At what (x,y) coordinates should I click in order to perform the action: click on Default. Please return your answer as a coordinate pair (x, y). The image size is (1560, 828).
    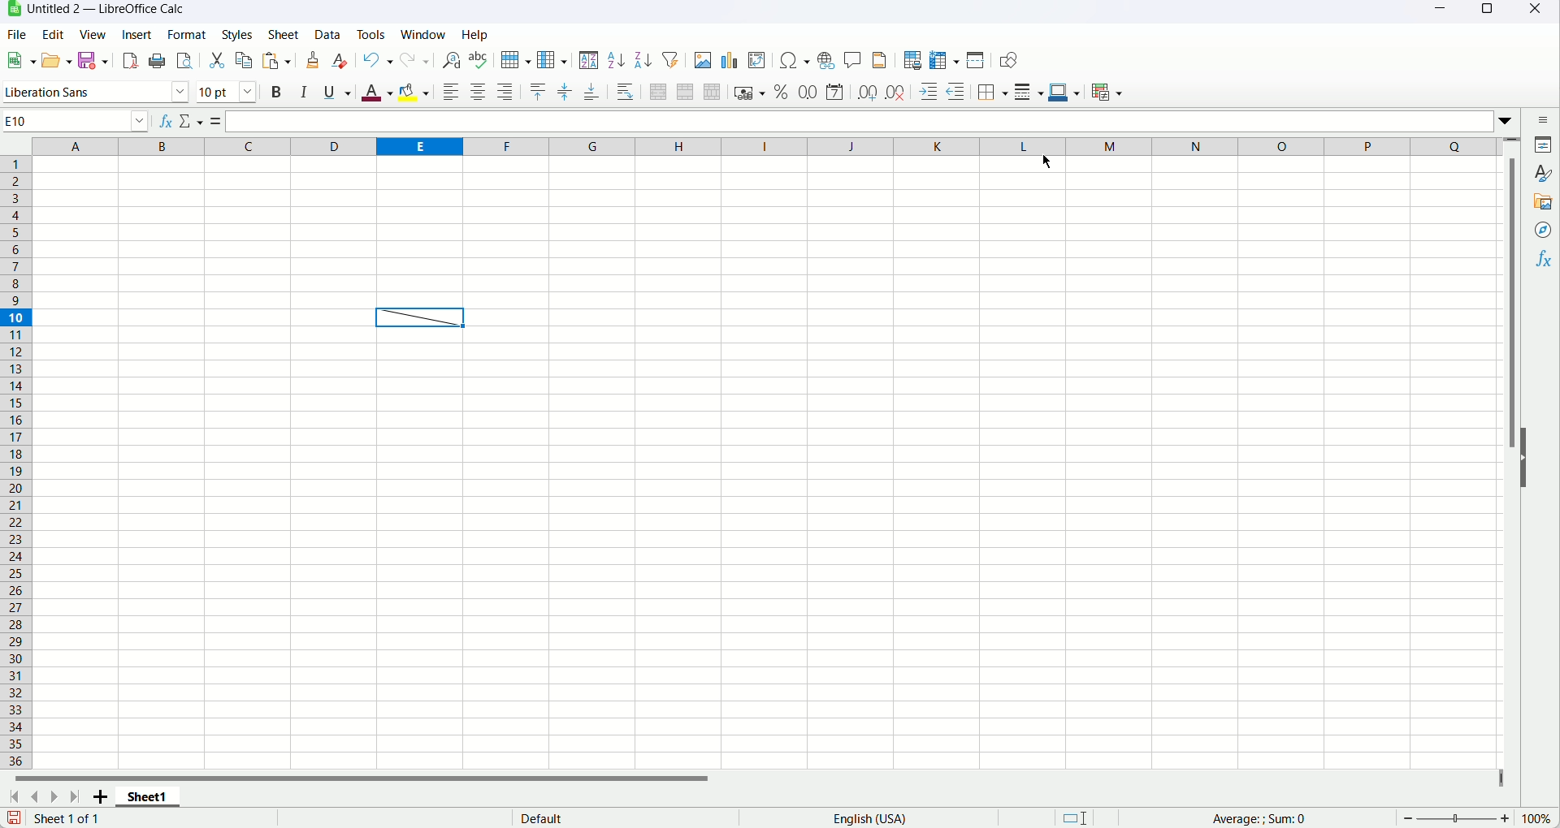
    Looking at the image, I should click on (606, 819).